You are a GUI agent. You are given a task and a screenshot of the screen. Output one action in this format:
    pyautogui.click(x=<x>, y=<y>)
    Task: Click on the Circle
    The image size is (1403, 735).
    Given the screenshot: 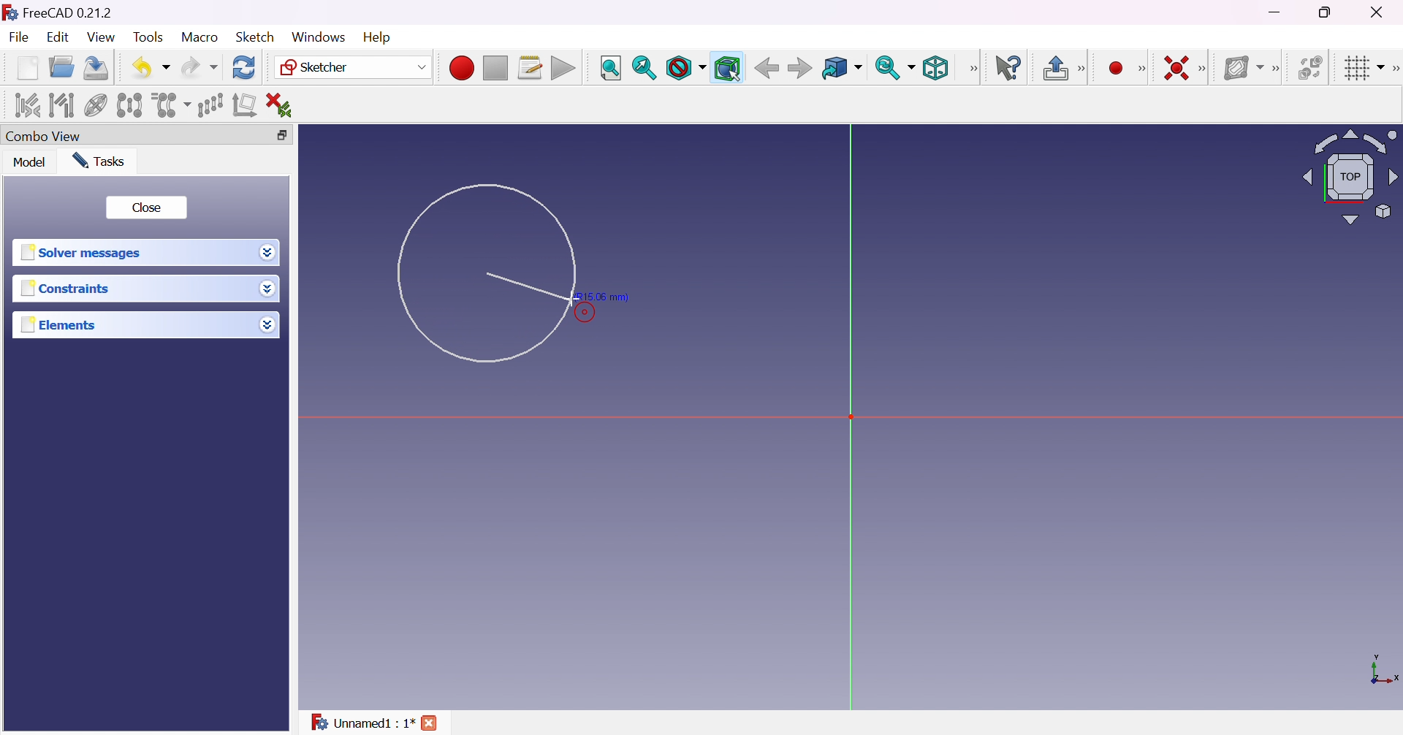 What is the action you would take?
    pyautogui.click(x=485, y=273)
    